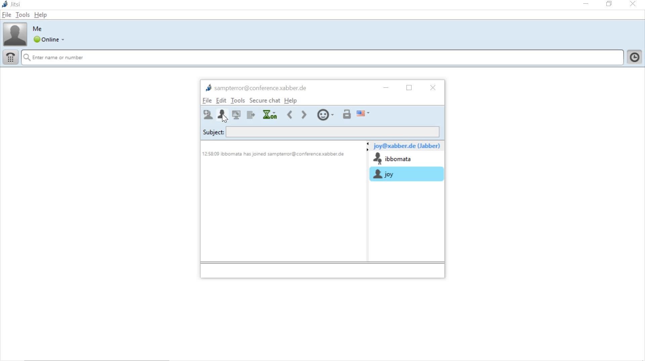 Image resolution: width=645 pixels, height=361 pixels. What do you see at coordinates (635, 58) in the screenshot?
I see `click to show history` at bounding box center [635, 58].